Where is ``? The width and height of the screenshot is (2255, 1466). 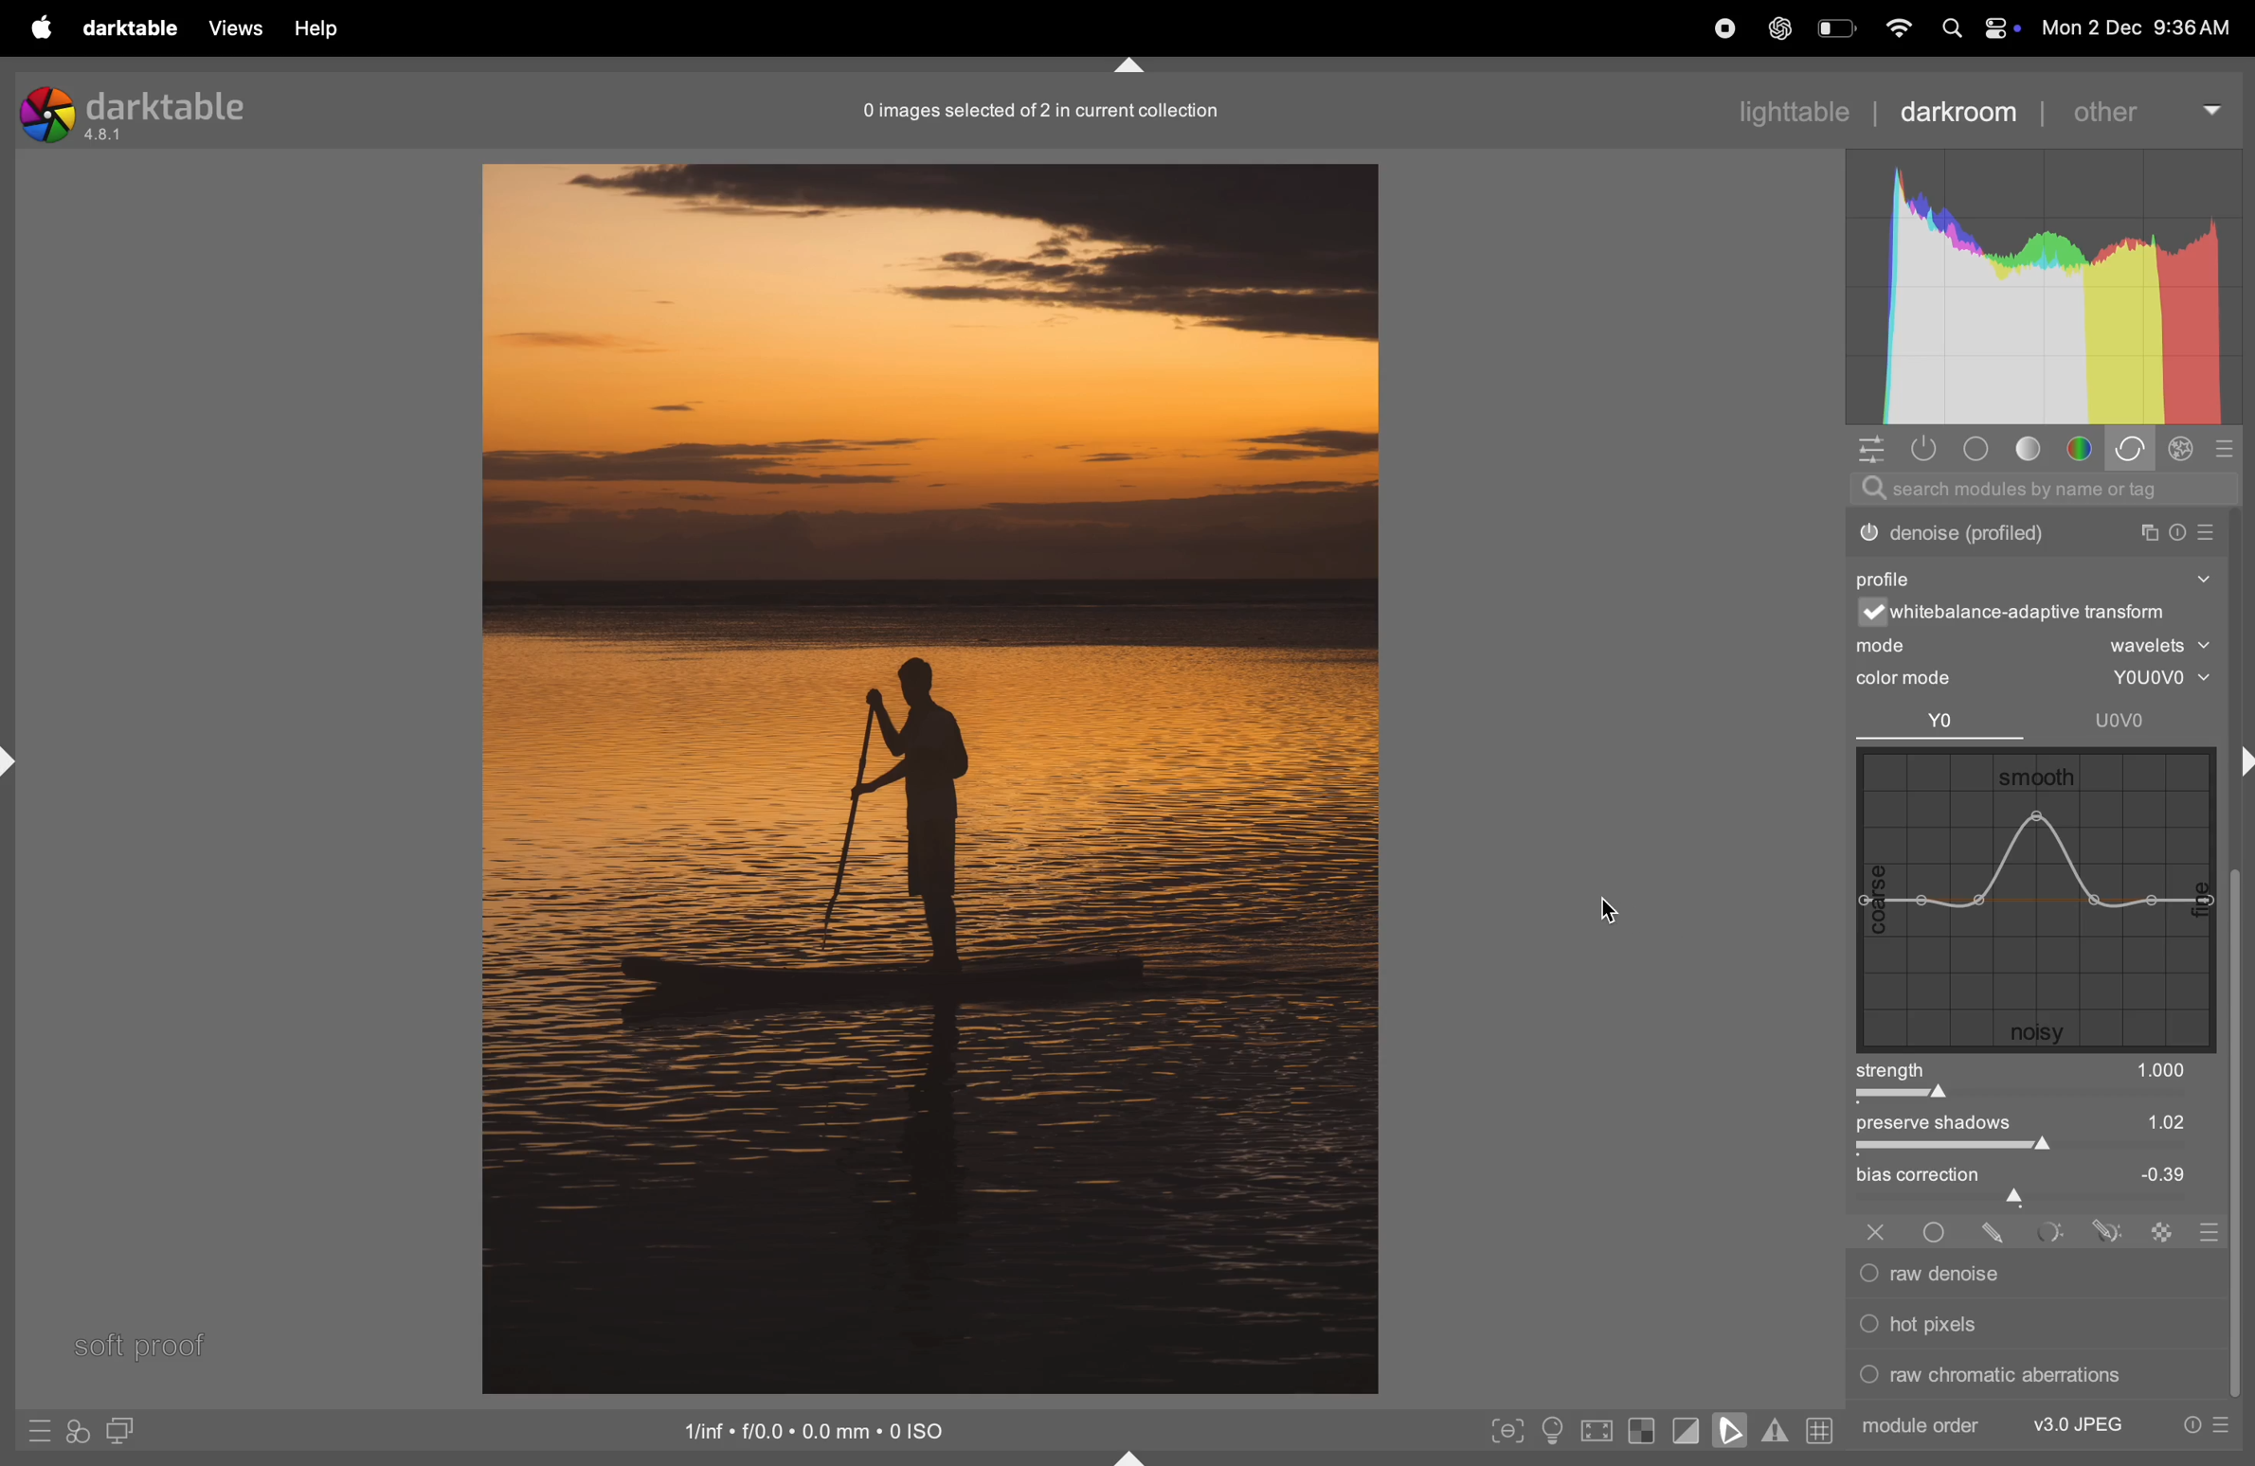  is located at coordinates (2048, 1230).